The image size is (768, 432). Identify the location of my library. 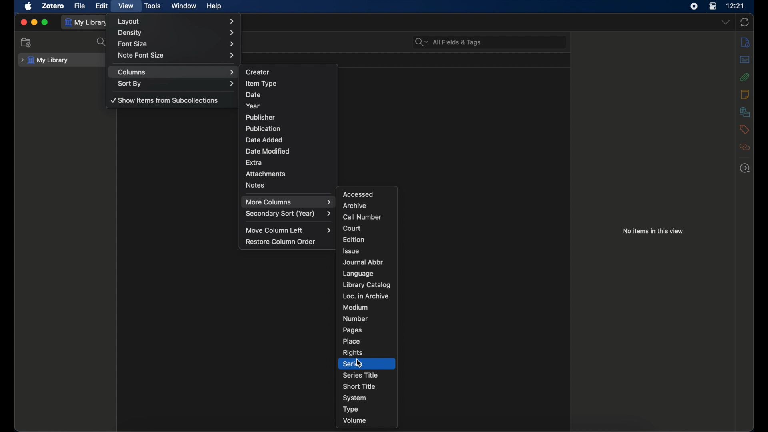
(44, 60).